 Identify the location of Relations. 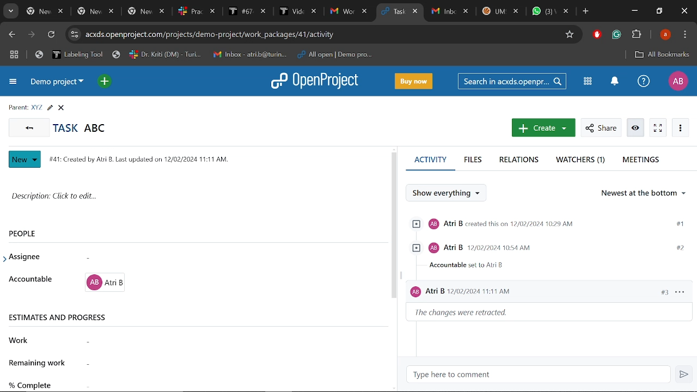
(521, 160).